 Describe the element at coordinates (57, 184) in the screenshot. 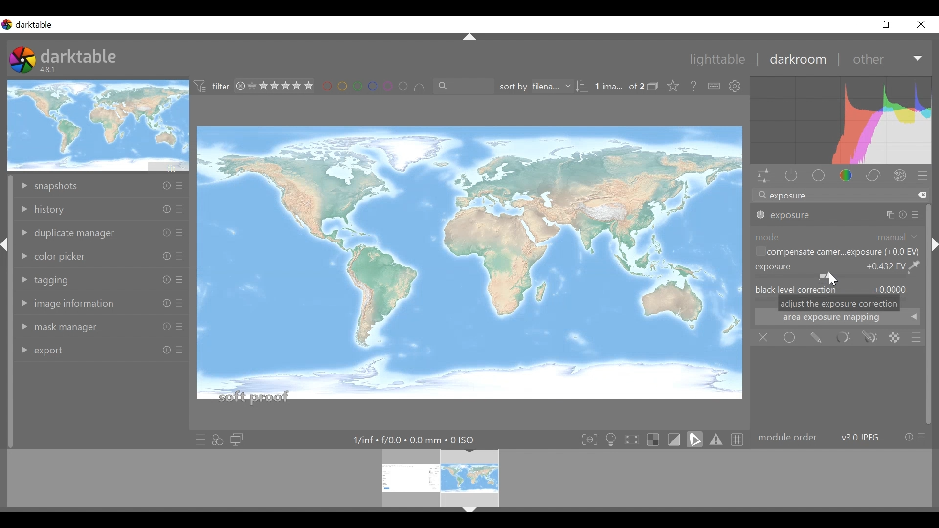

I see `snapshots` at that location.